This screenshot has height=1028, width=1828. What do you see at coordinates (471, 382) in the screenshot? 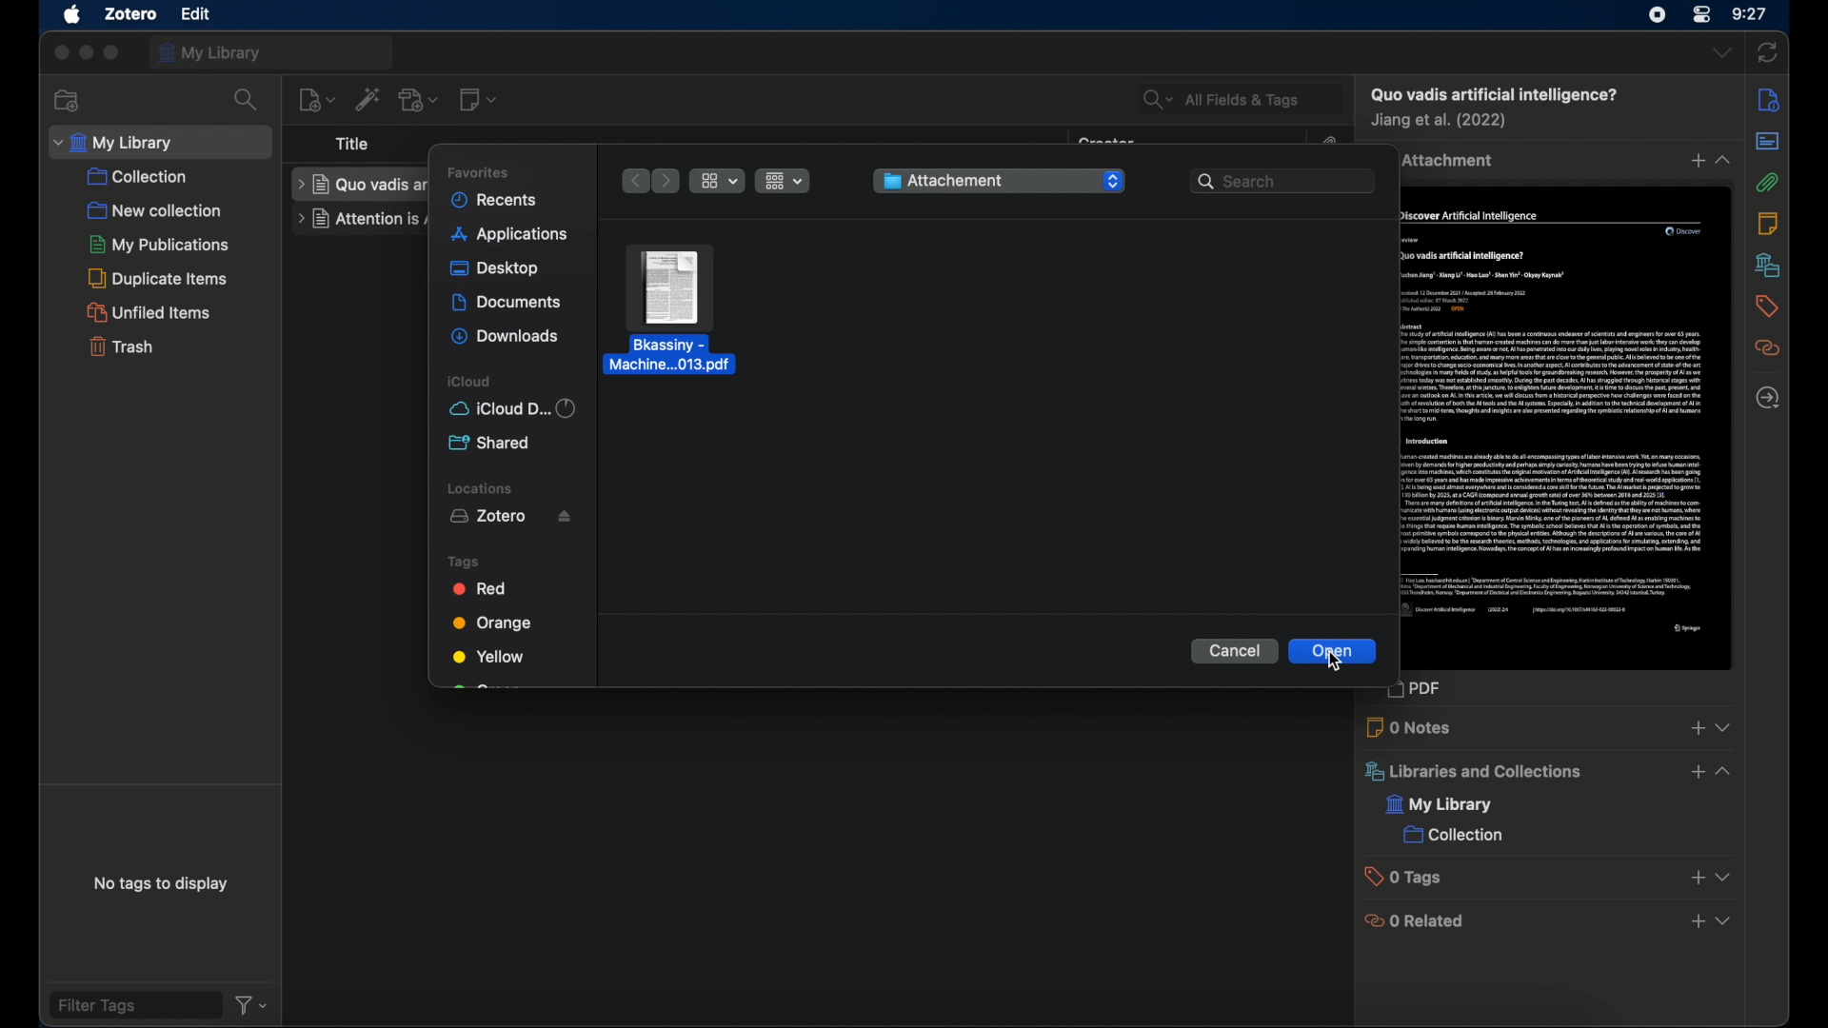
I see `iCloud` at bounding box center [471, 382].